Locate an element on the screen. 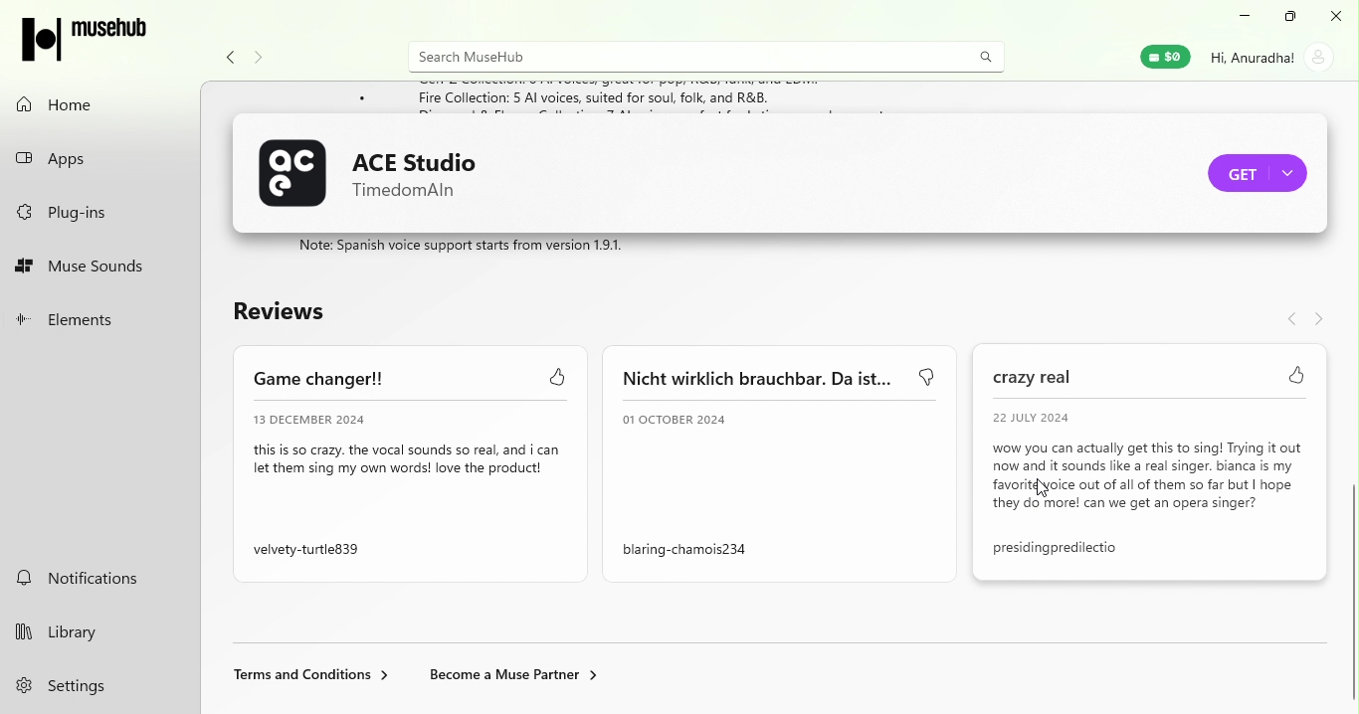 This screenshot has width=1359, height=714. close is located at coordinates (1339, 17).